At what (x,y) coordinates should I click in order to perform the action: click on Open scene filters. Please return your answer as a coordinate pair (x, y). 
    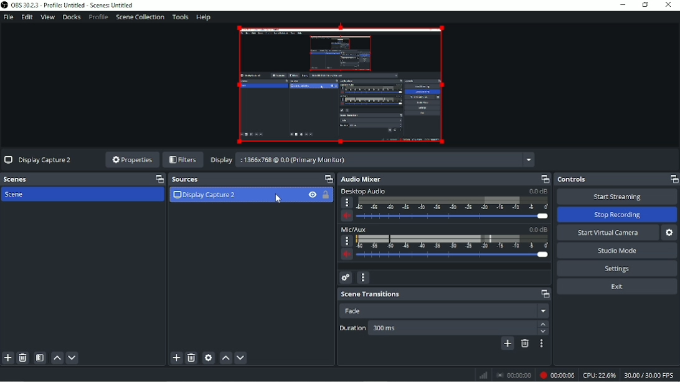
    Looking at the image, I should click on (40, 358).